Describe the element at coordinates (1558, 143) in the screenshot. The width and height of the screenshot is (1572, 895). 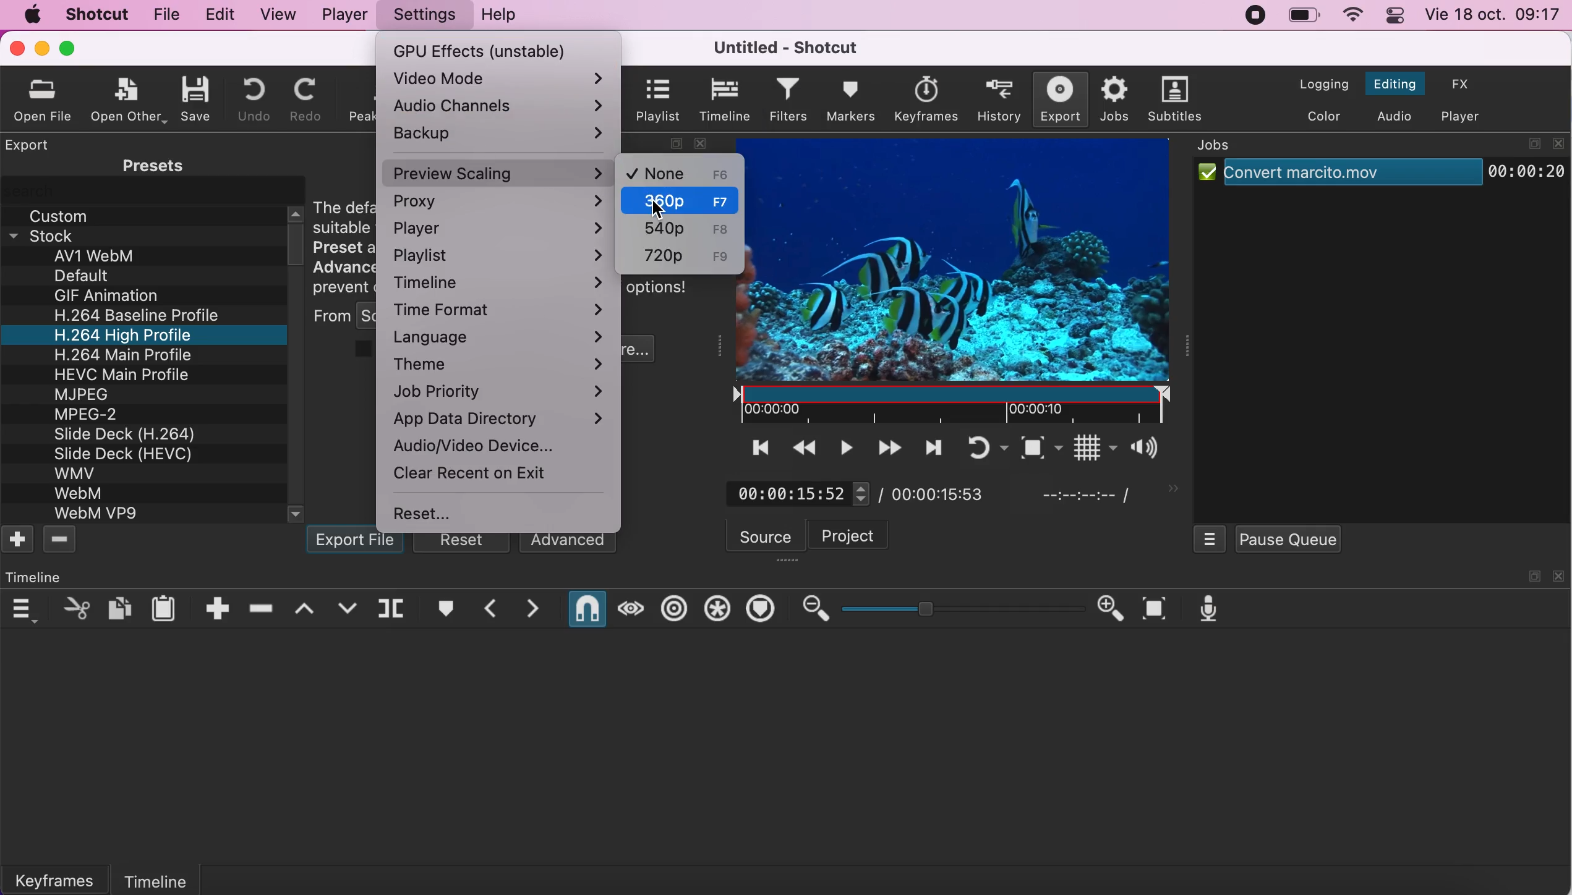
I see `close` at that location.